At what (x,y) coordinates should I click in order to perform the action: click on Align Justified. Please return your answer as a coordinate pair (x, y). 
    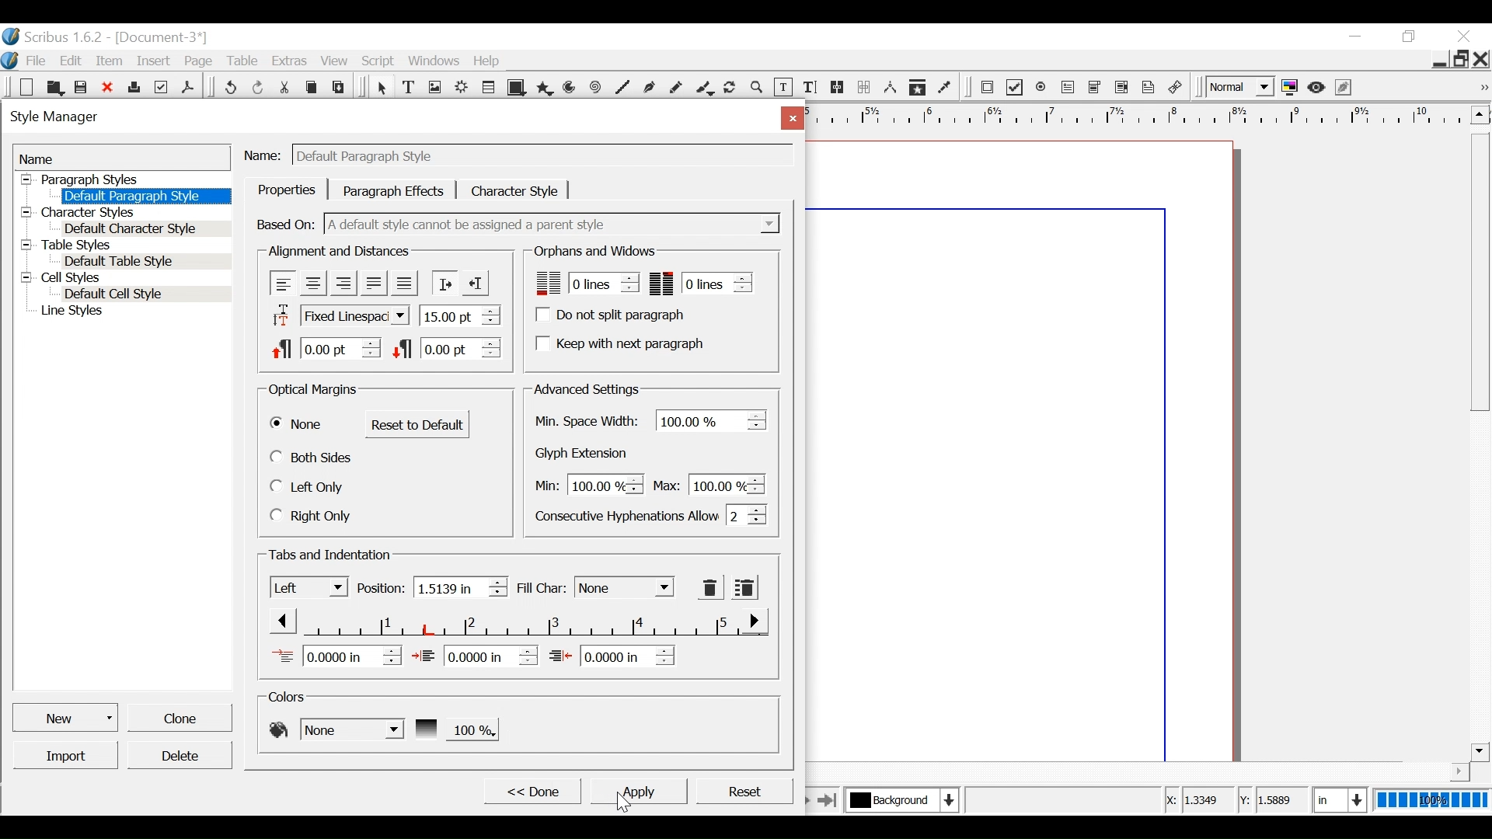
    Looking at the image, I should click on (372, 283).